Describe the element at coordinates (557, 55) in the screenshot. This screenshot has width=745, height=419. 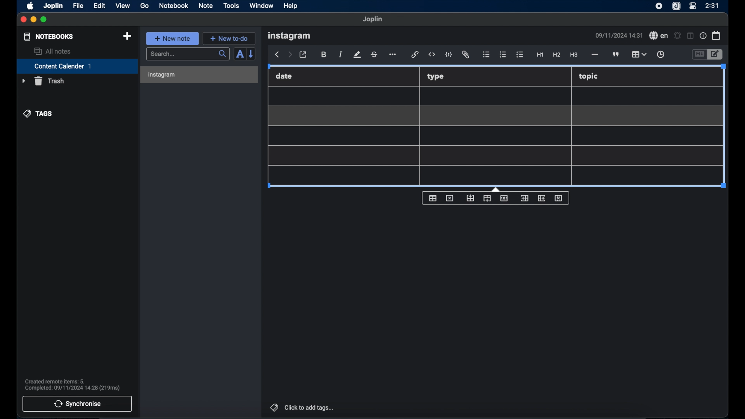
I see `heading 2` at that location.